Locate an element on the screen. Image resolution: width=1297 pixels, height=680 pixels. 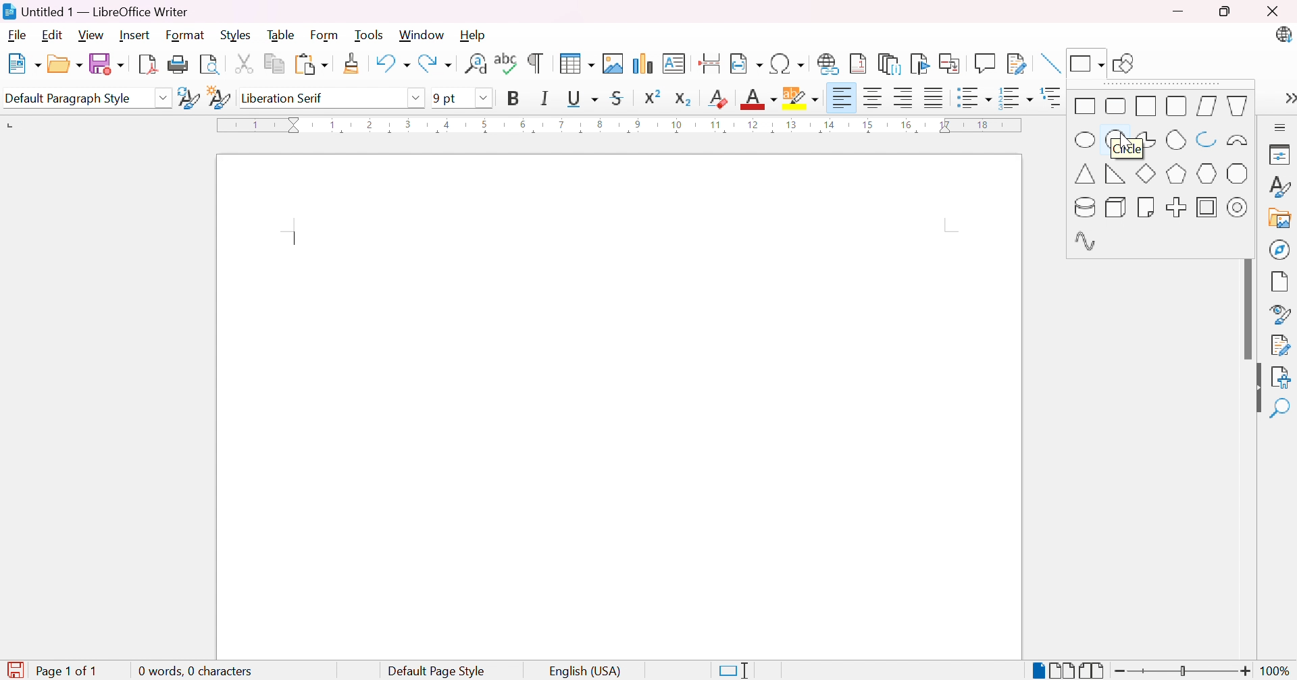
Octagon is located at coordinates (1239, 174).